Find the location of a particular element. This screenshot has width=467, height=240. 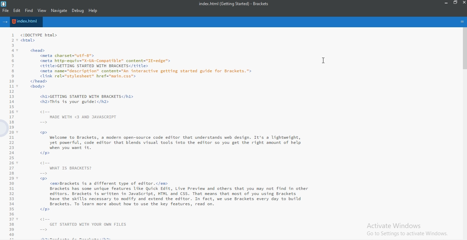

file is located at coordinates (5, 11).